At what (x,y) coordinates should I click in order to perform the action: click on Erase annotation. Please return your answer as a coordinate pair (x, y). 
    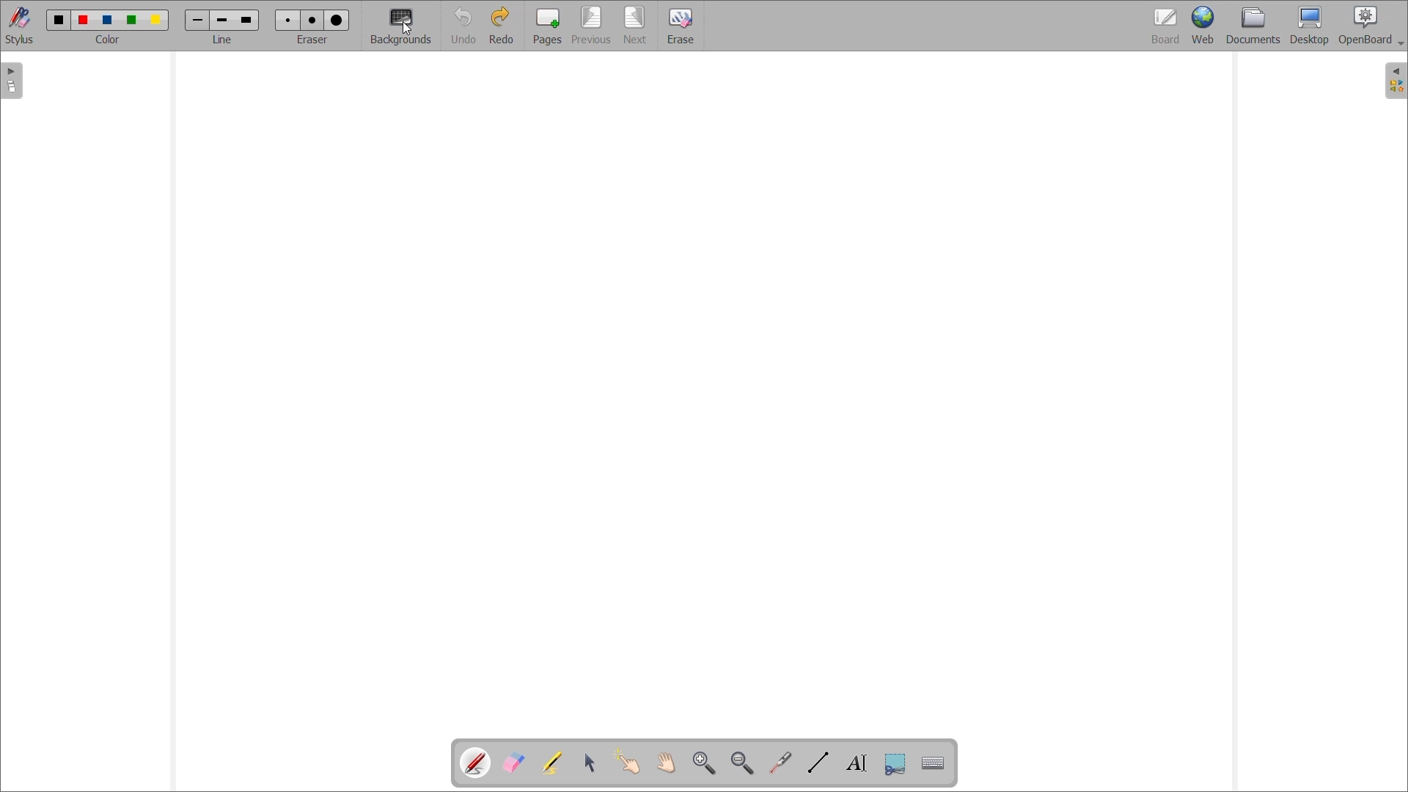
    Looking at the image, I should click on (513, 763).